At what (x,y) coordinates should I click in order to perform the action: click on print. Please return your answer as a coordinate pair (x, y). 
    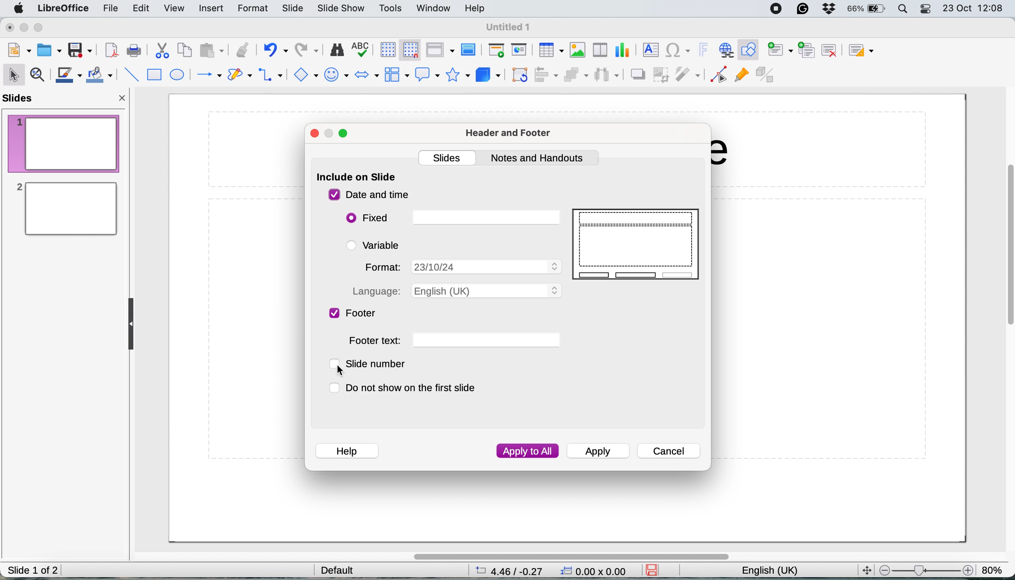
    Looking at the image, I should click on (134, 51).